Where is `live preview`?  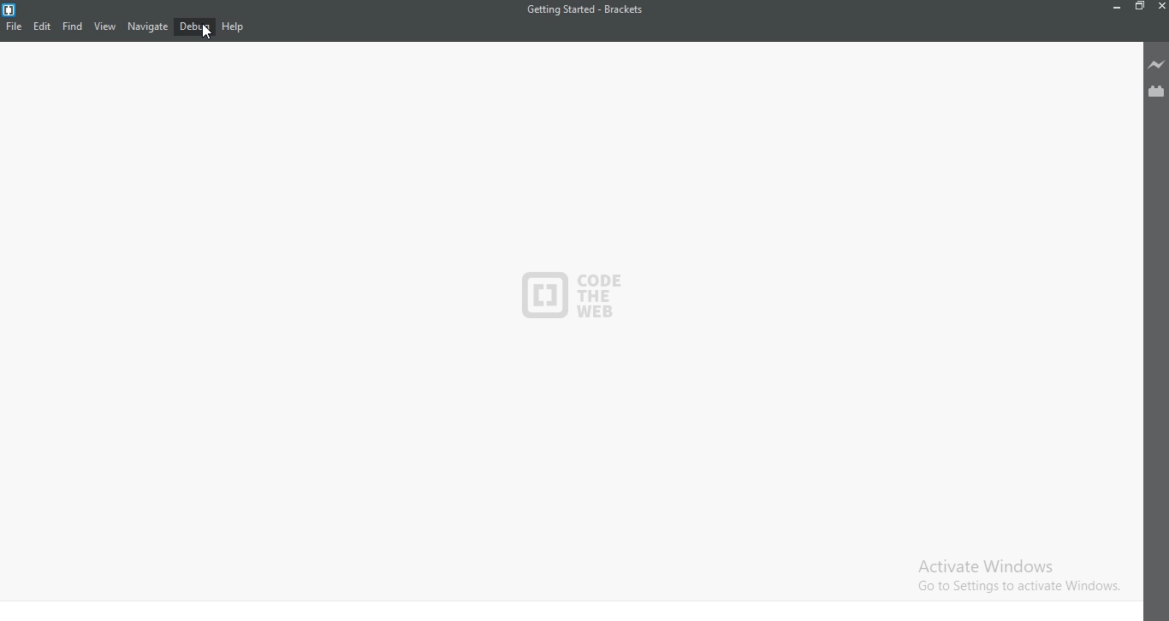
live preview is located at coordinates (1155, 64).